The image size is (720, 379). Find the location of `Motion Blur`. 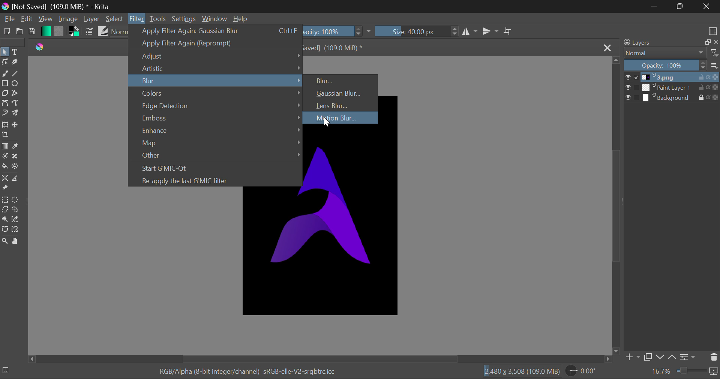

Motion Blur is located at coordinates (340, 117).